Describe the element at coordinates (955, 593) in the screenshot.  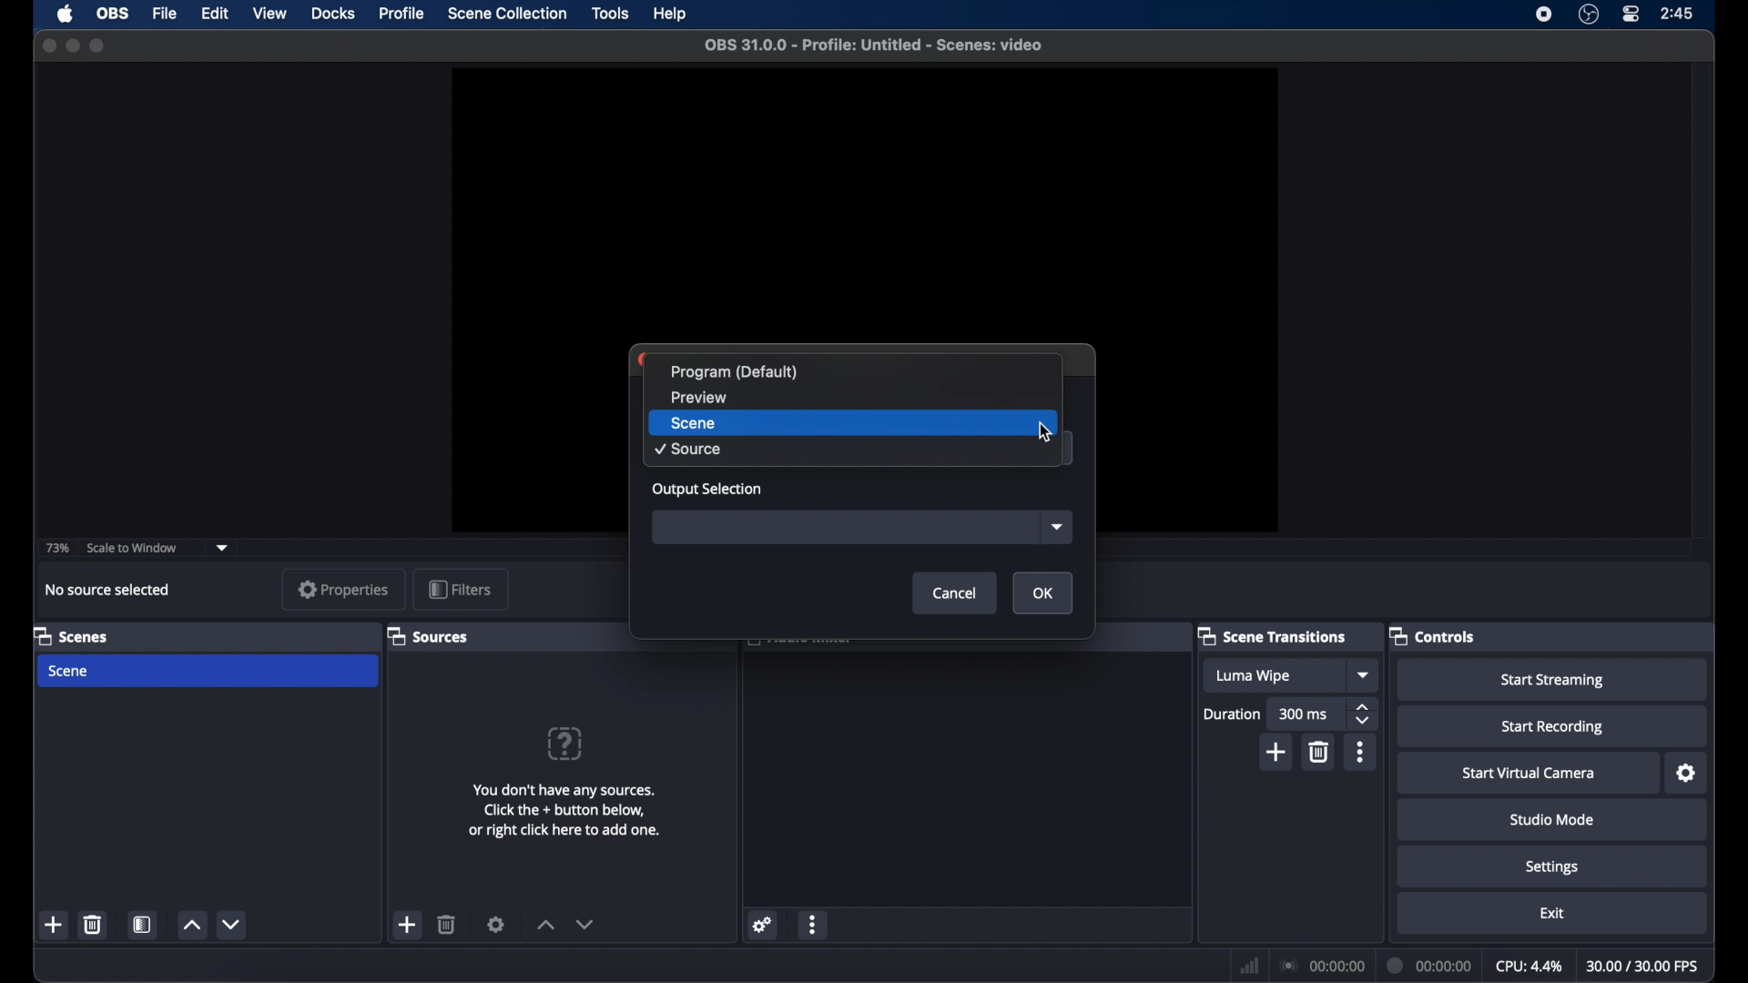
I see `cancel` at that location.